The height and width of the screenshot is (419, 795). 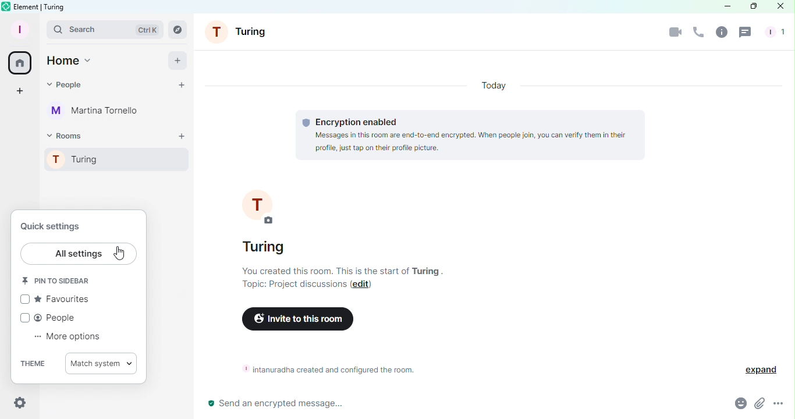 What do you see at coordinates (21, 63) in the screenshot?
I see `Home` at bounding box center [21, 63].